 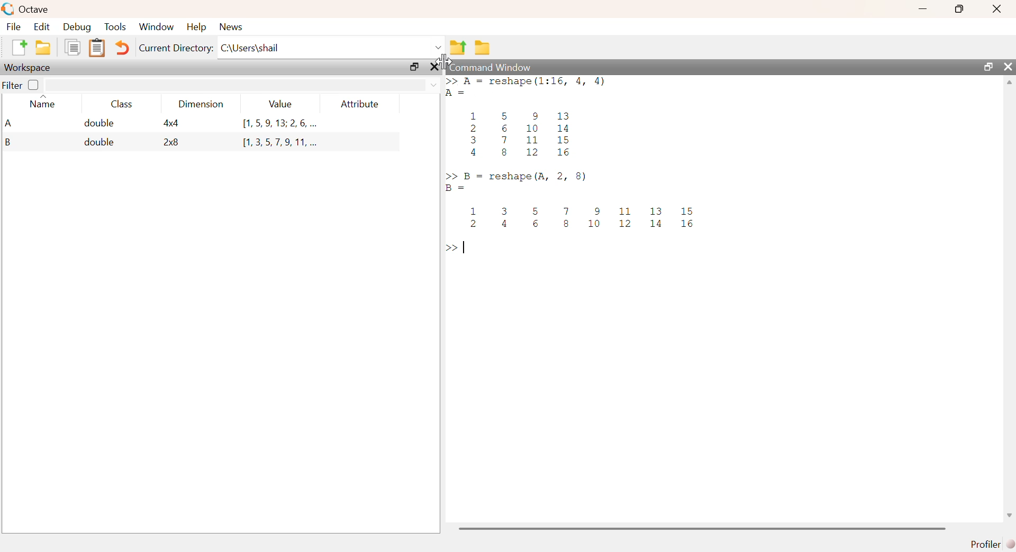 What do you see at coordinates (15, 27) in the screenshot?
I see `File` at bounding box center [15, 27].